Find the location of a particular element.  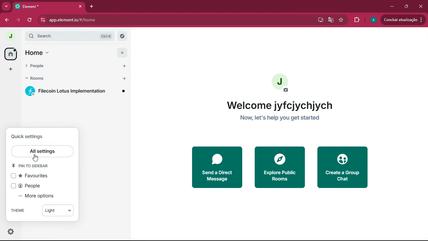

add is located at coordinates (12, 69).